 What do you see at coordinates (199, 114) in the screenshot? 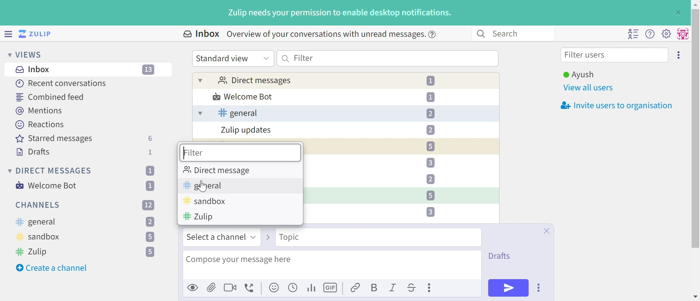
I see `Drop Down` at bounding box center [199, 114].